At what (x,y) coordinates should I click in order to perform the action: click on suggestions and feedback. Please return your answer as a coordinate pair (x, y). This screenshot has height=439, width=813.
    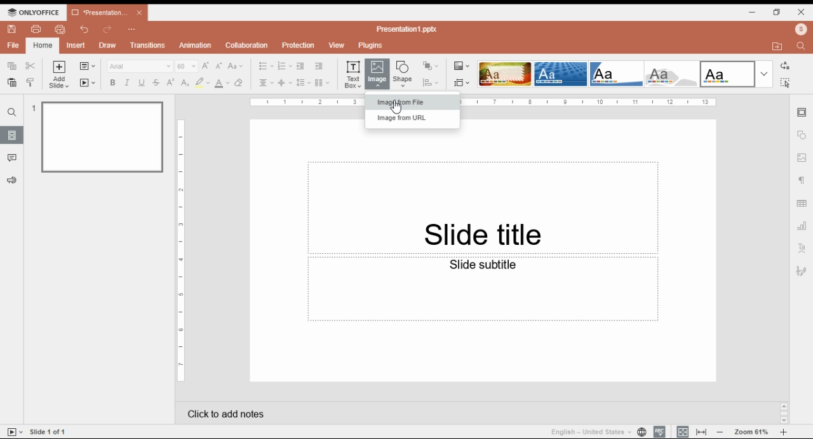
    Looking at the image, I should click on (13, 181).